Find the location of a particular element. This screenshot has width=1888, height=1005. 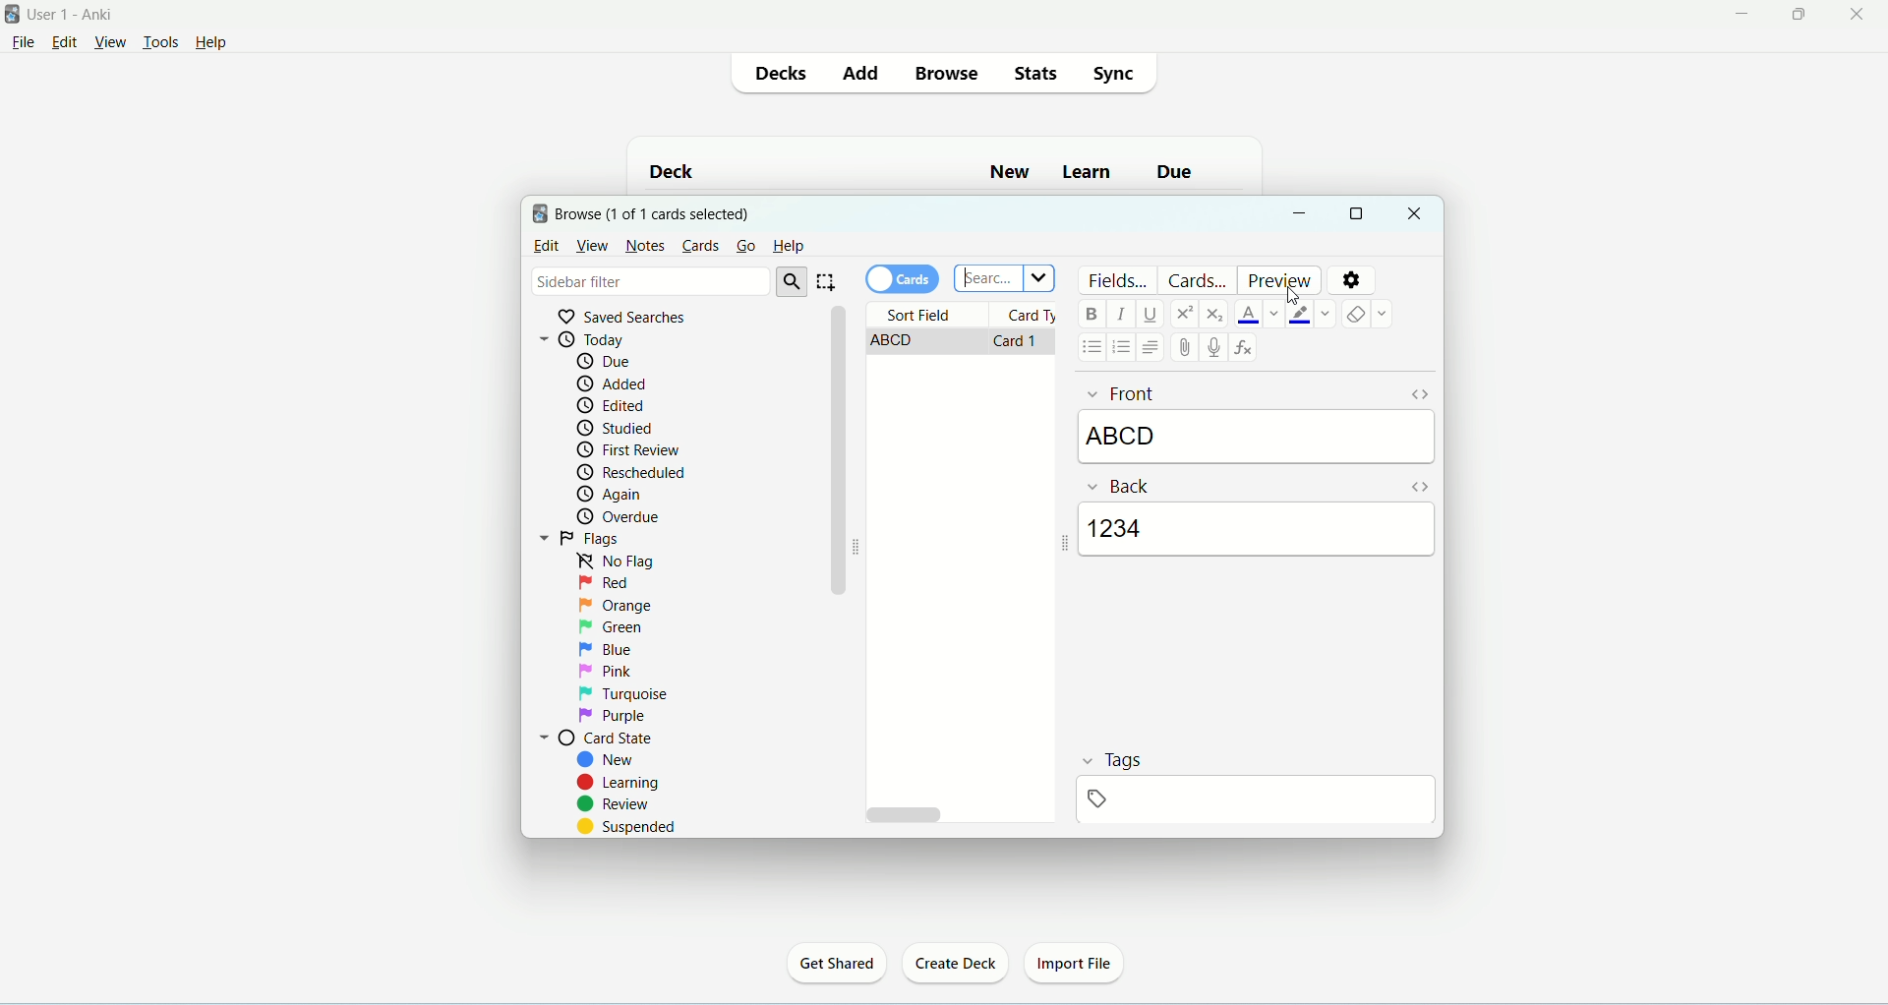

close is located at coordinates (1859, 13).